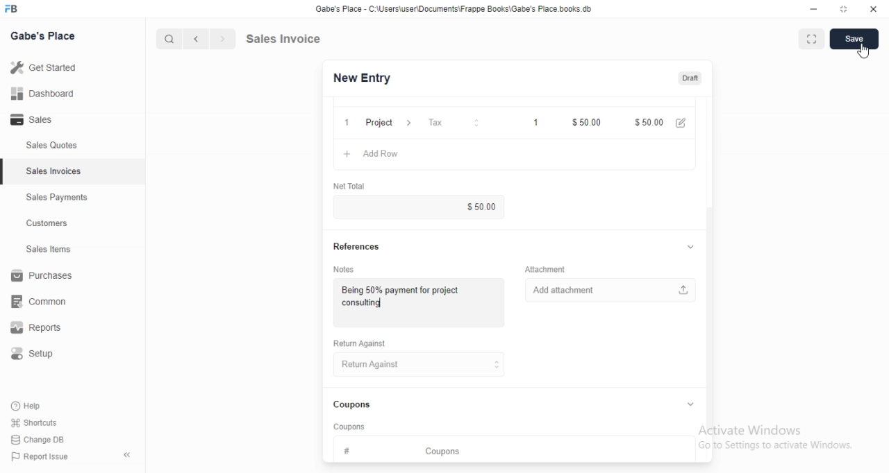 This screenshot has height=473, width=889. What do you see at coordinates (845, 10) in the screenshot?
I see `maximize` at bounding box center [845, 10].